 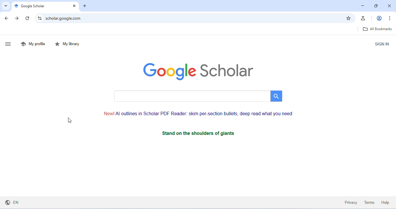 What do you see at coordinates (382, 44) in the screenshot?
I see `sign in` at bounding box center [382, 44].